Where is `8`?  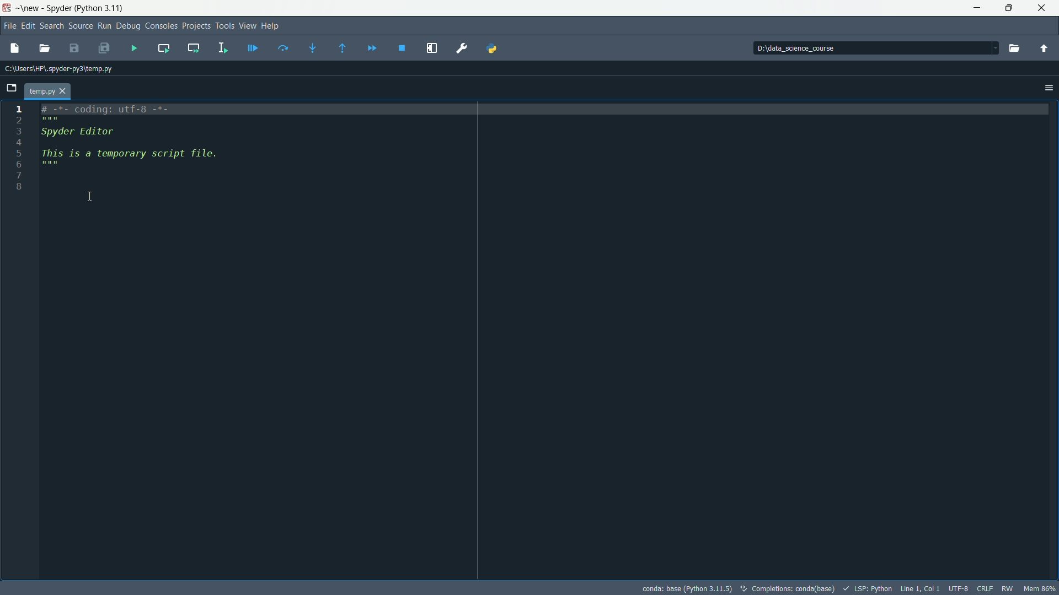
8 is located at coordinates (36, 188).